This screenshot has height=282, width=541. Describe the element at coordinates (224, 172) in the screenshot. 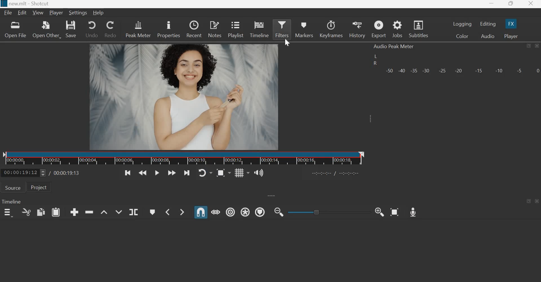

I see `Toggle zoom` at that location.